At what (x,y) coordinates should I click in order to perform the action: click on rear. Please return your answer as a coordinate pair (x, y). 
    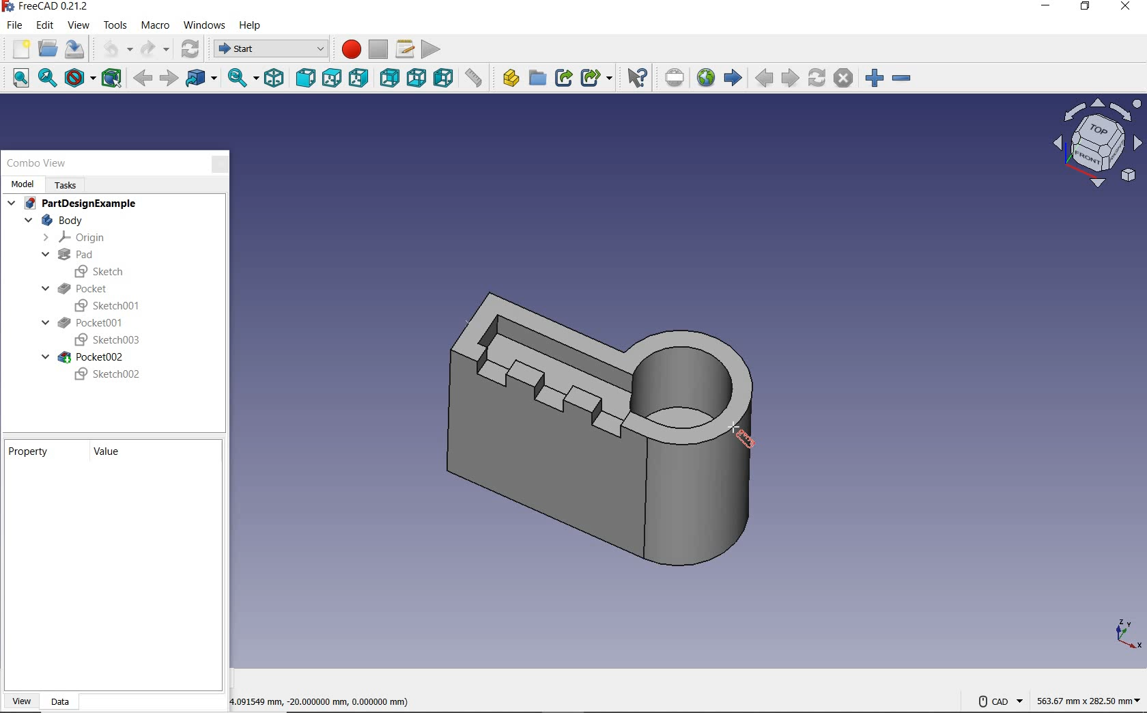
    Looking at the image, I should click on (388, 80).